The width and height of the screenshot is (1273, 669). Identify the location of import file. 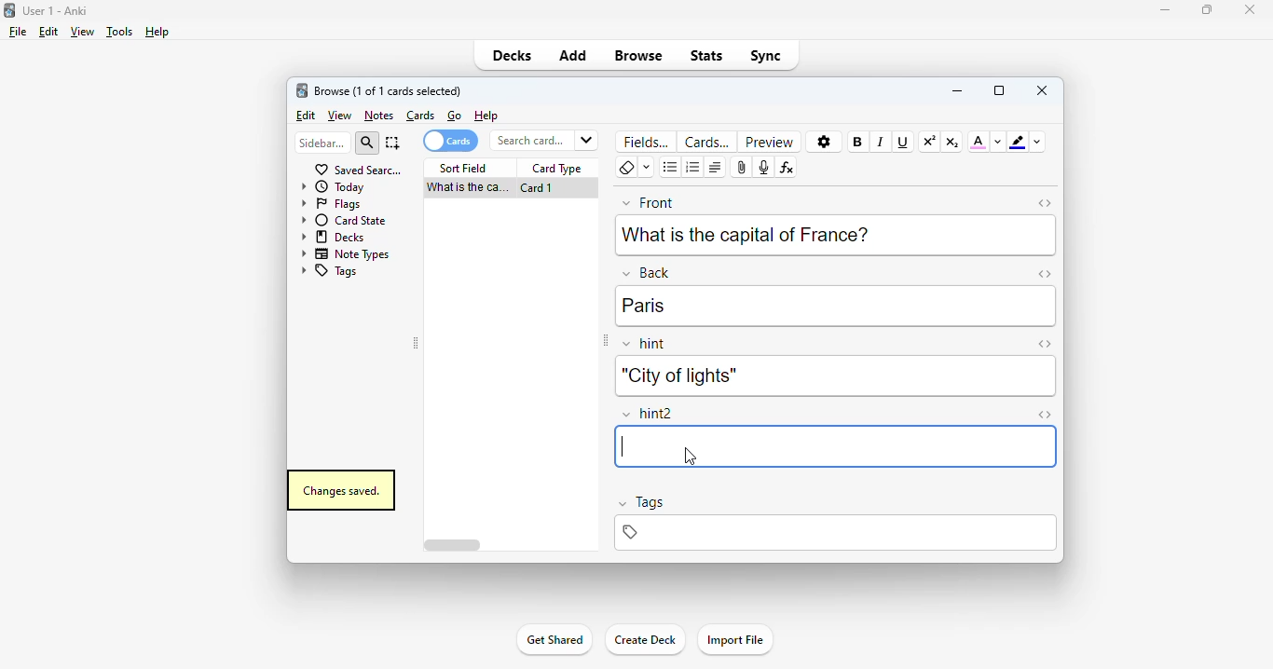
(734, 640).